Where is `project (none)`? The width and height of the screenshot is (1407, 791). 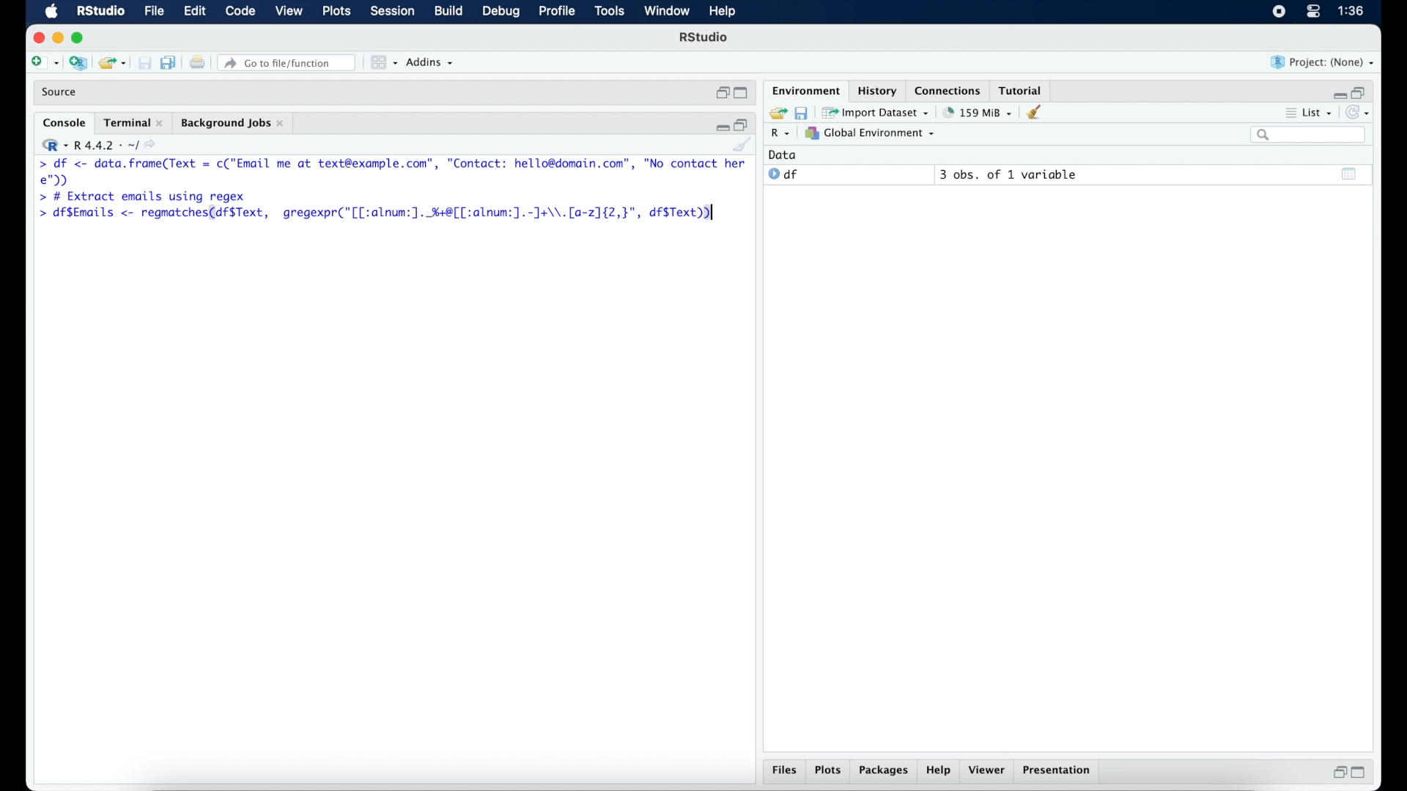
project (none) is located at coordinates (1323, 63).